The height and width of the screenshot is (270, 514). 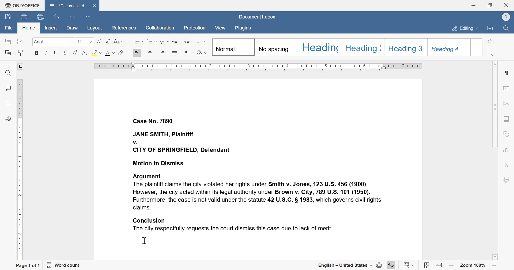 I want to click on home, so click(x=28, y=28).